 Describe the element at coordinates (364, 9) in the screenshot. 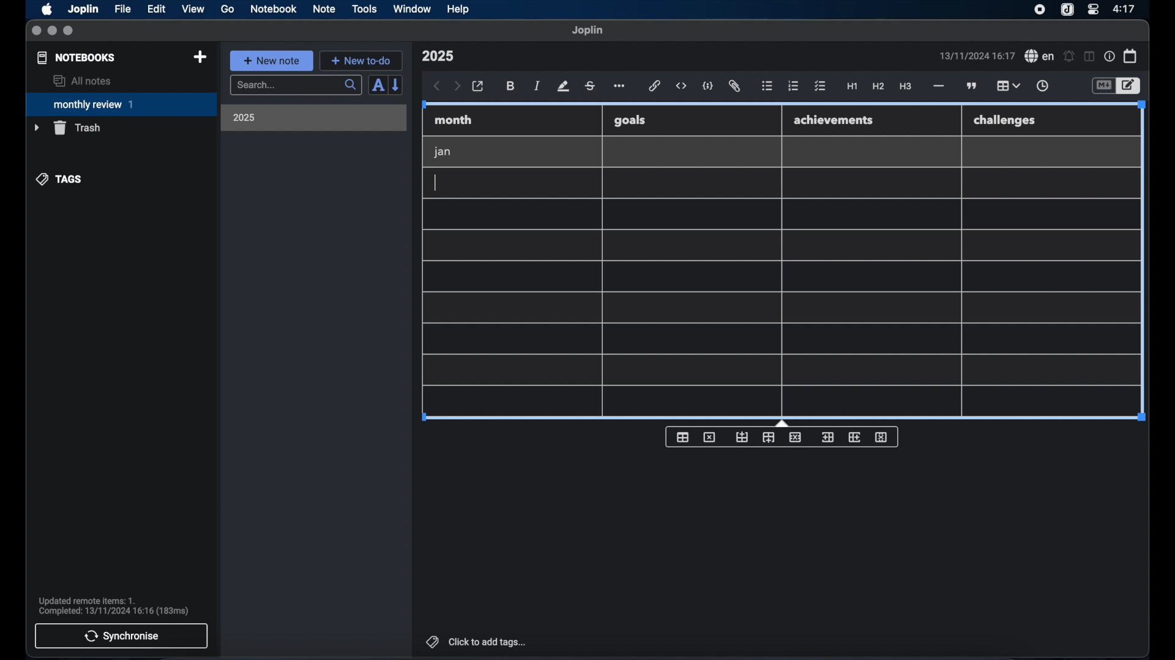

I see `tools` at that location.